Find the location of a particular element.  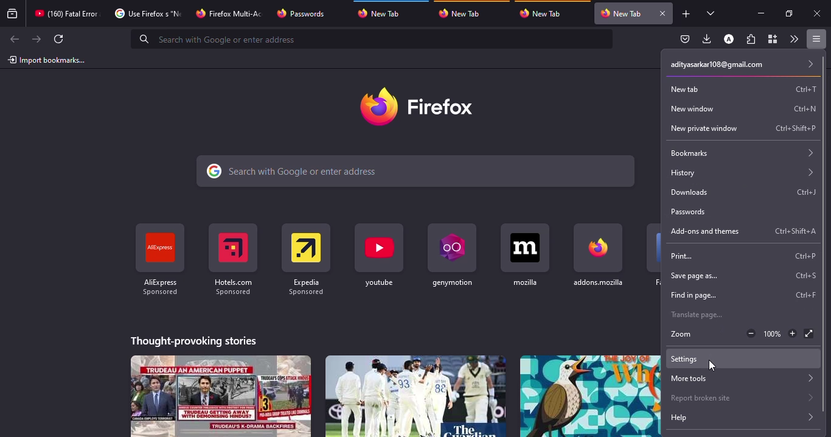

bookmarks is located at coordinates (742, 153).